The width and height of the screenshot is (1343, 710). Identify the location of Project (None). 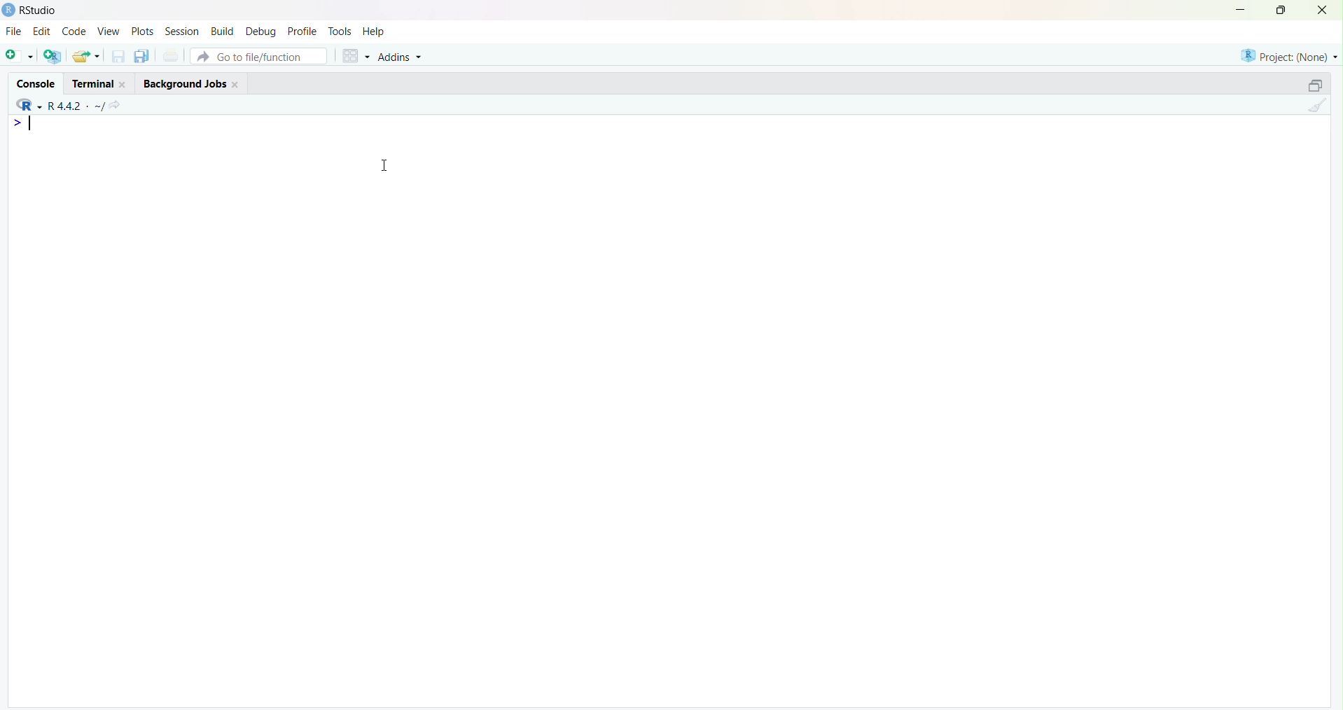
(1288, 55).